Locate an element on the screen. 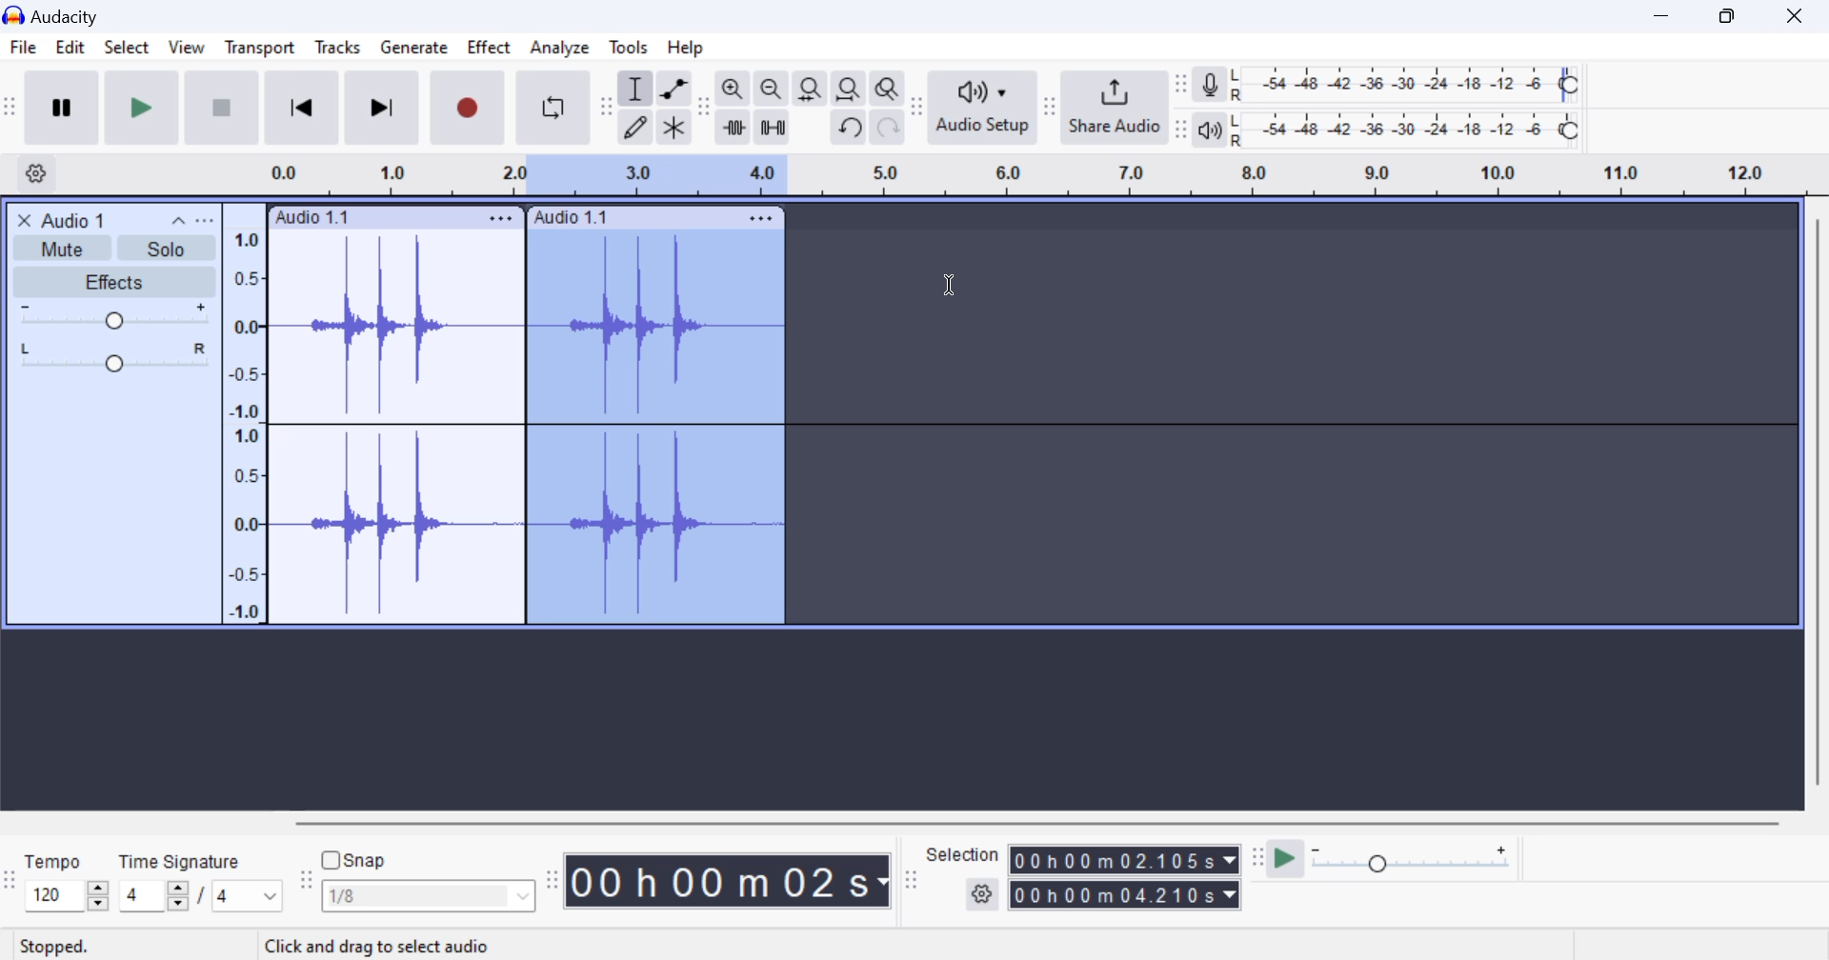 This screenshot has height=960, width=1829. multi tool is located at coordinates (674, 129).